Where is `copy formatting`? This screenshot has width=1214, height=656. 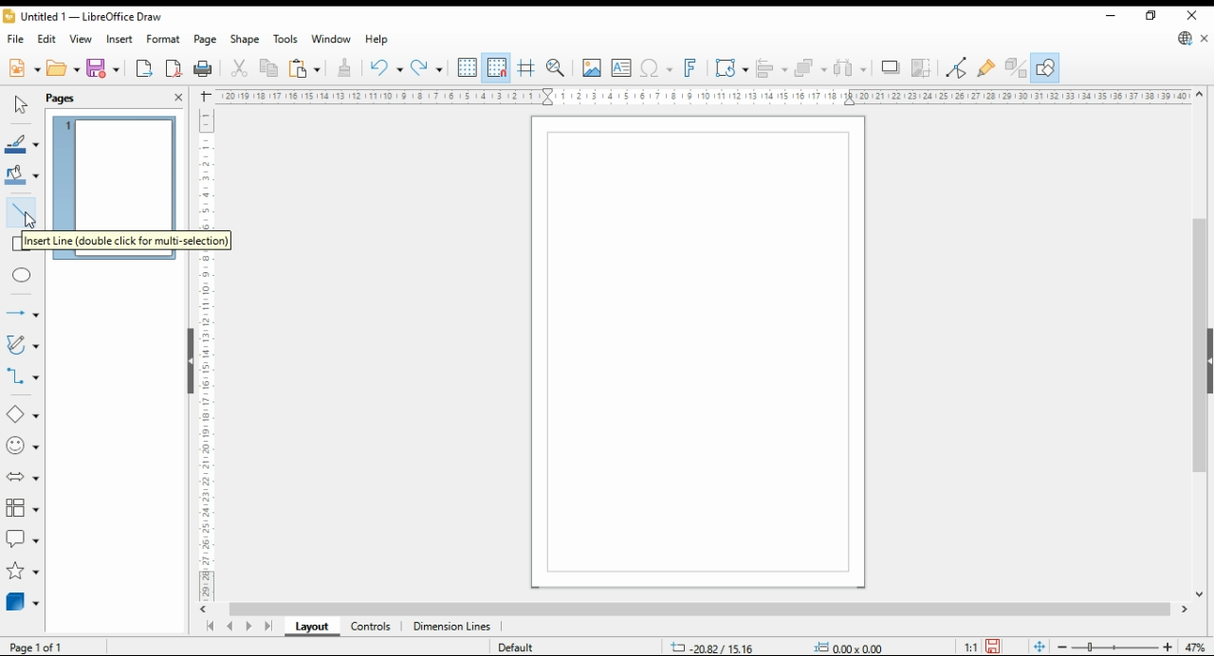
copy formatting is located at coordinates (345, 68).